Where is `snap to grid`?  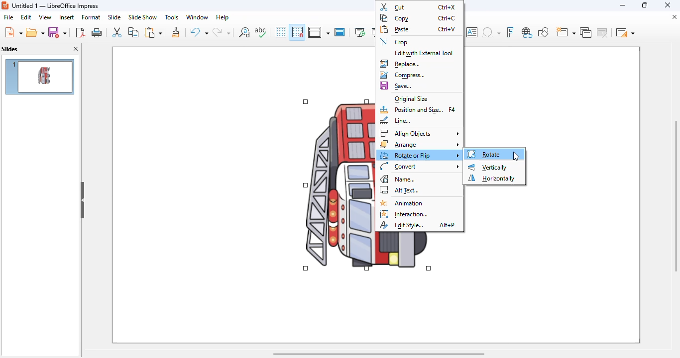 snap to grid is located at coordinates (298, 32).